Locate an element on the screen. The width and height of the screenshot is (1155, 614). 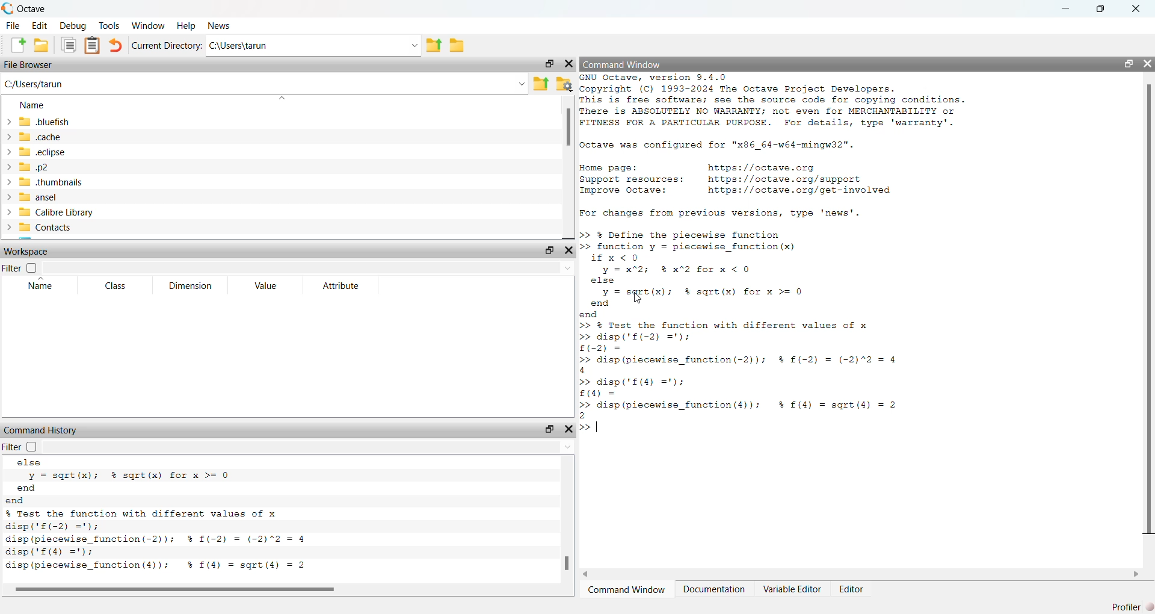
Command window is located at coordinates (629, 590).